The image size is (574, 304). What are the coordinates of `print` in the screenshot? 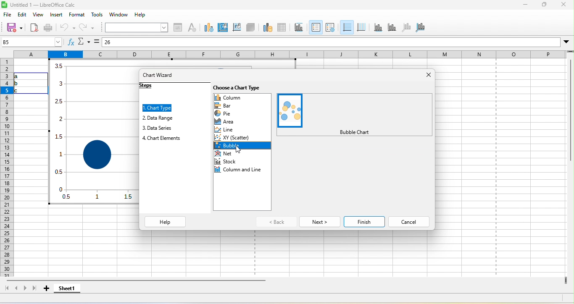 It's located at (48, 28).